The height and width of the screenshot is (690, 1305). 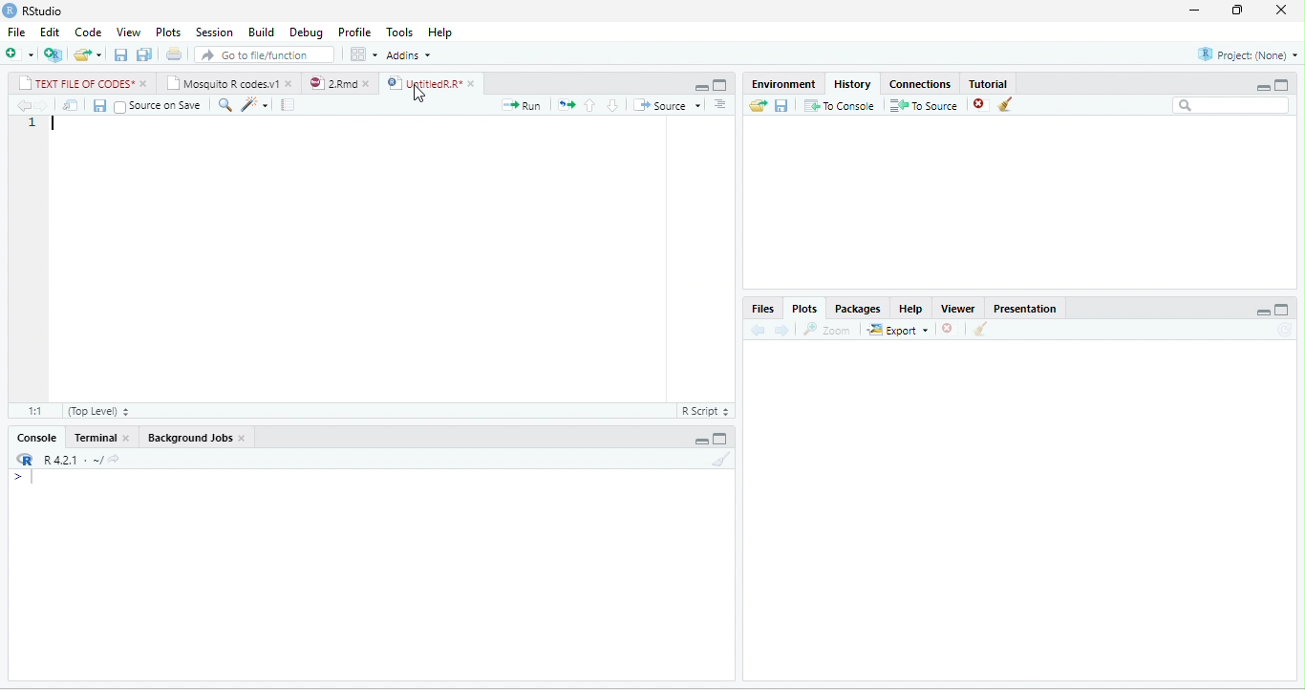 What do you see at coordinates (920, 84) in the screenshot?
I see `Connections` at bounding box center [920, 84].